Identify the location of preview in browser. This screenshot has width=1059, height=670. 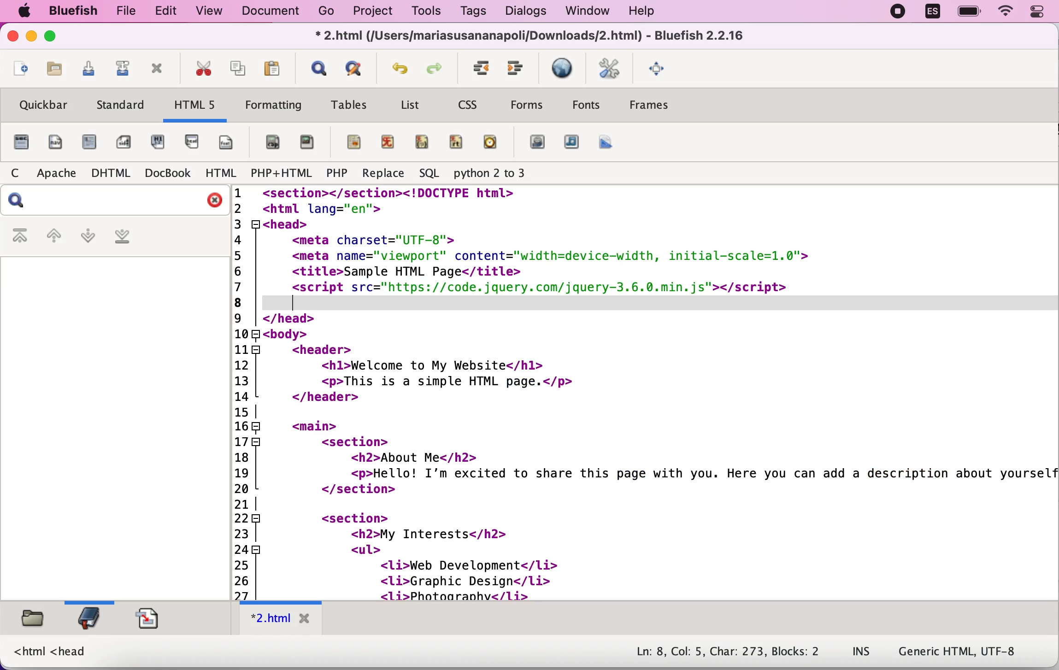
(563, 69).